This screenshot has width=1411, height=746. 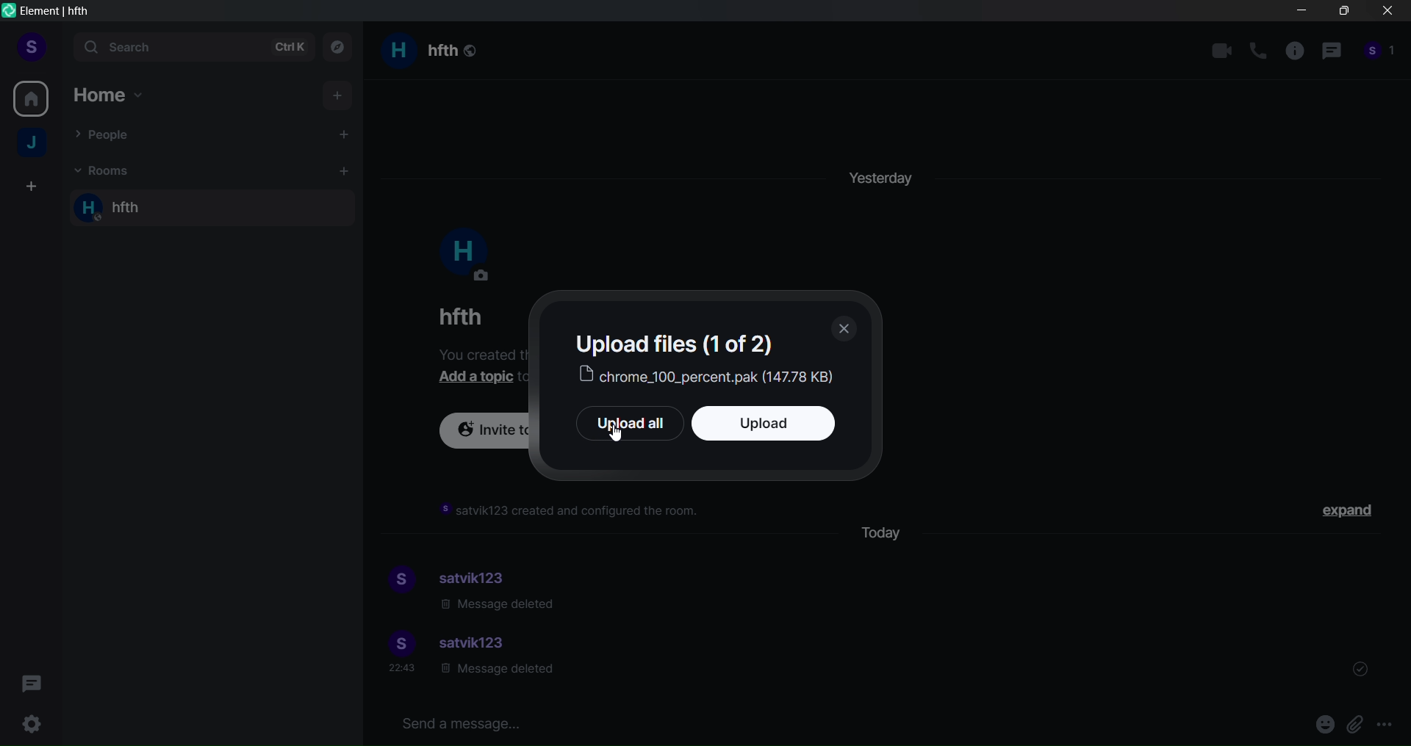 I want to click on threads, so click(x=34, y=679).